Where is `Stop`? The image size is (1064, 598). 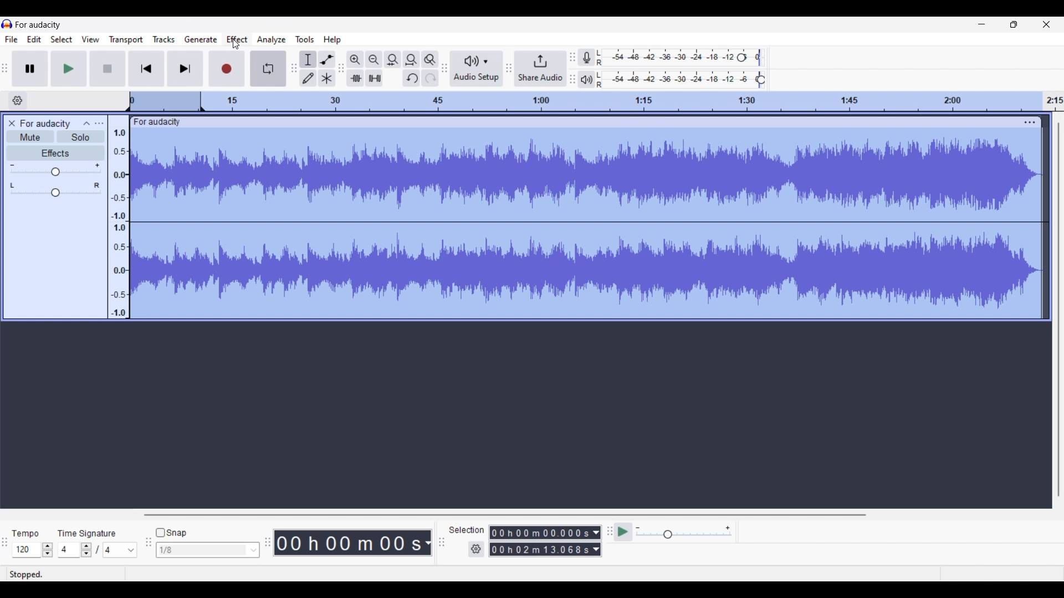
Stop is located at coordinates (108, 68).